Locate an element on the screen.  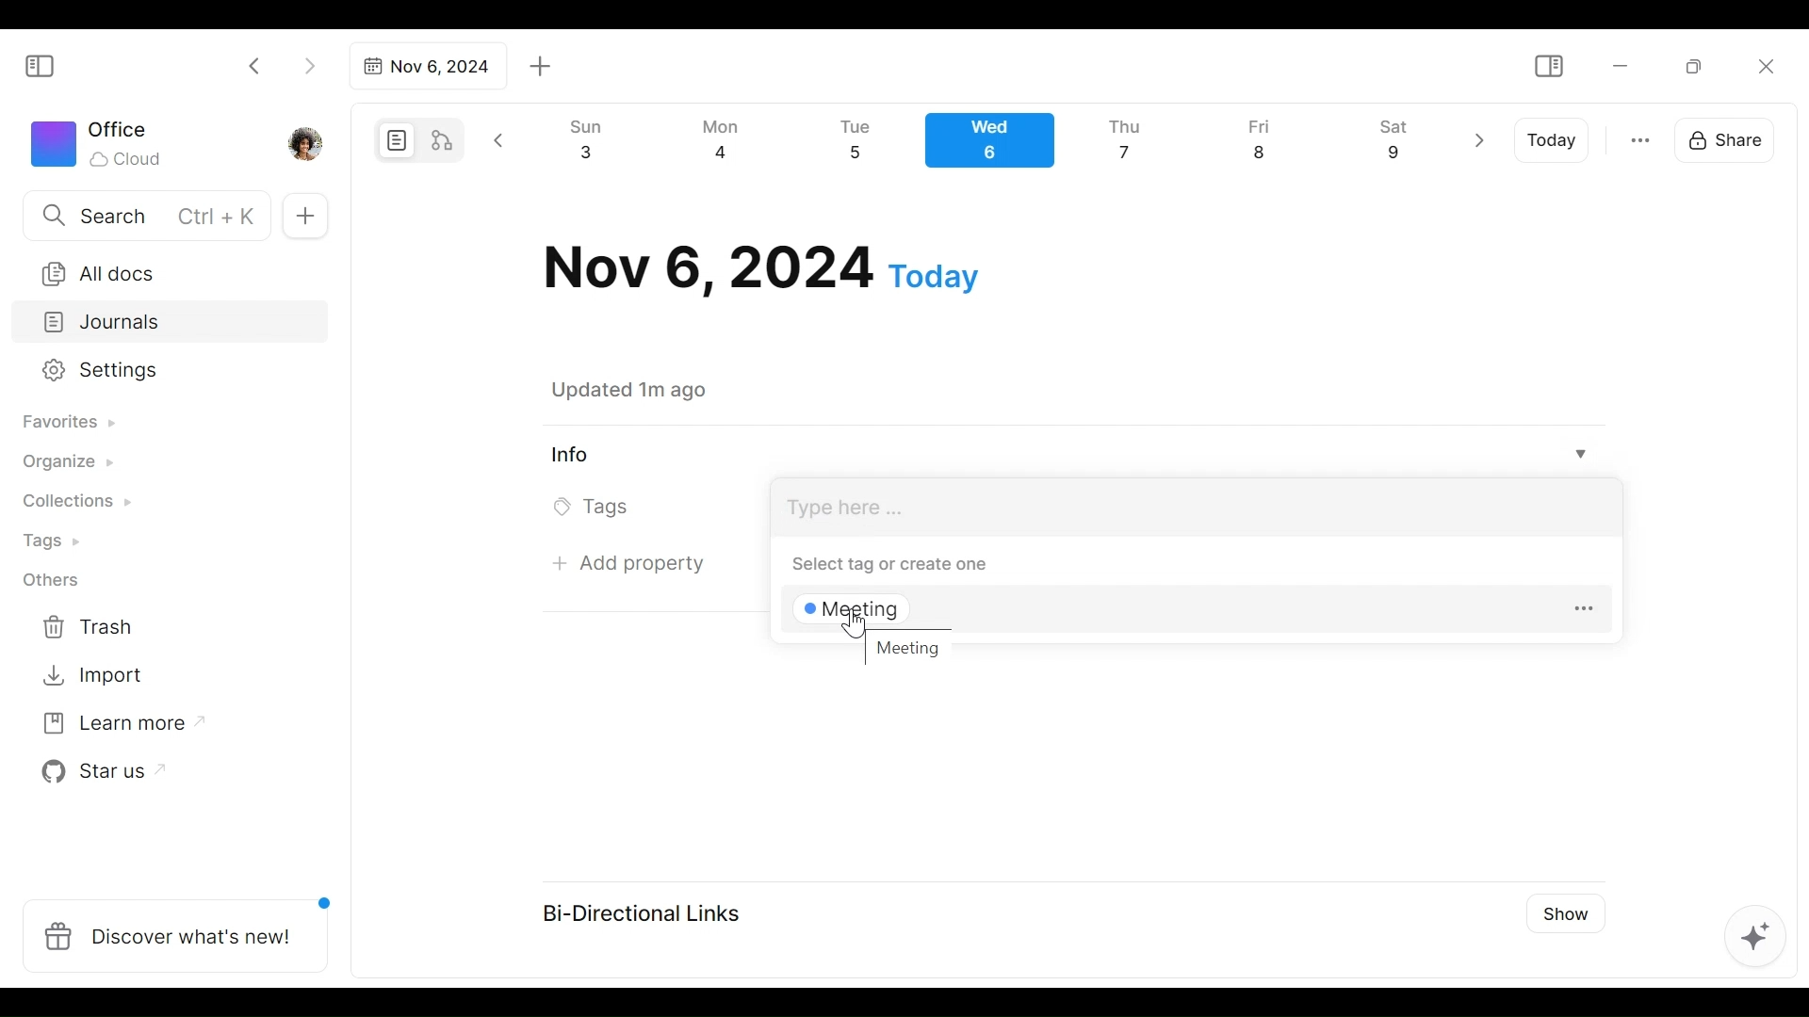
Click to go back is located at coordinates (255, 64).